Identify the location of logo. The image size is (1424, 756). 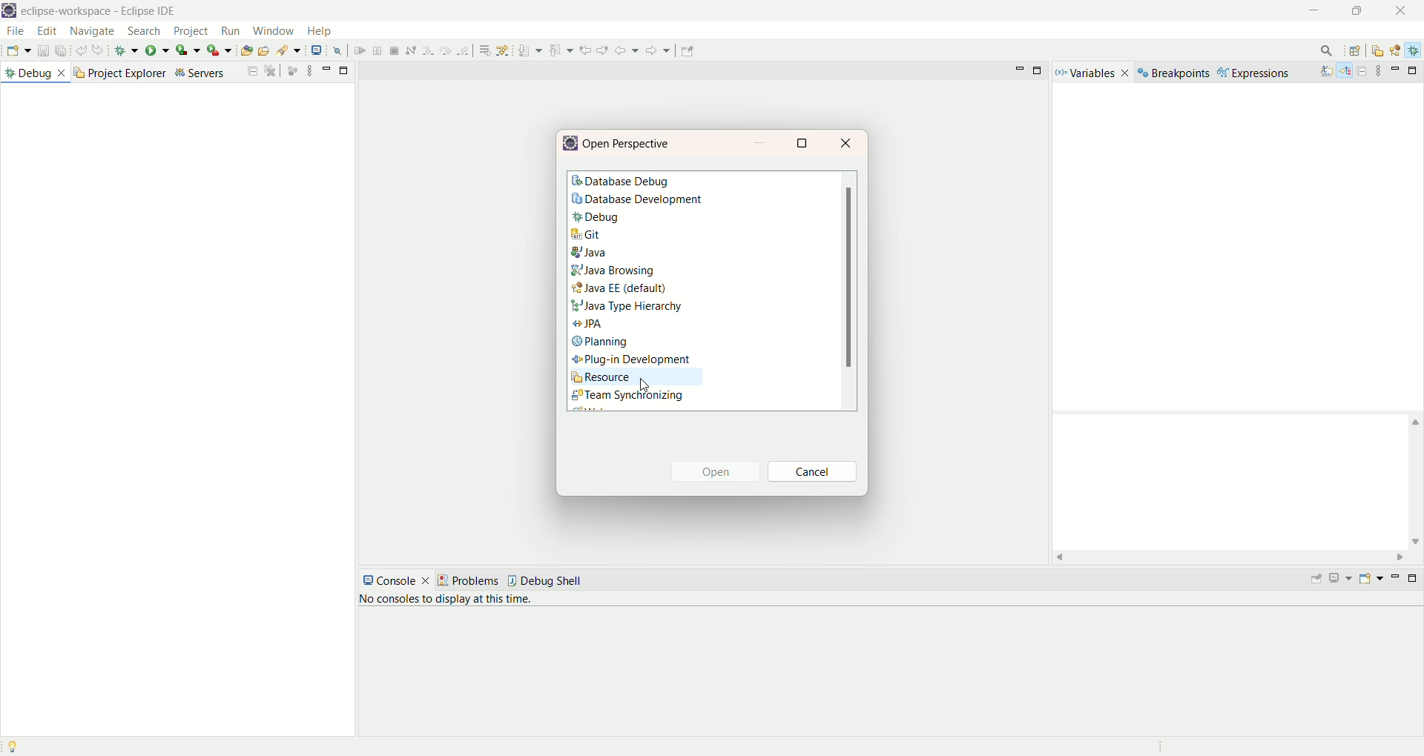
(572, 144).